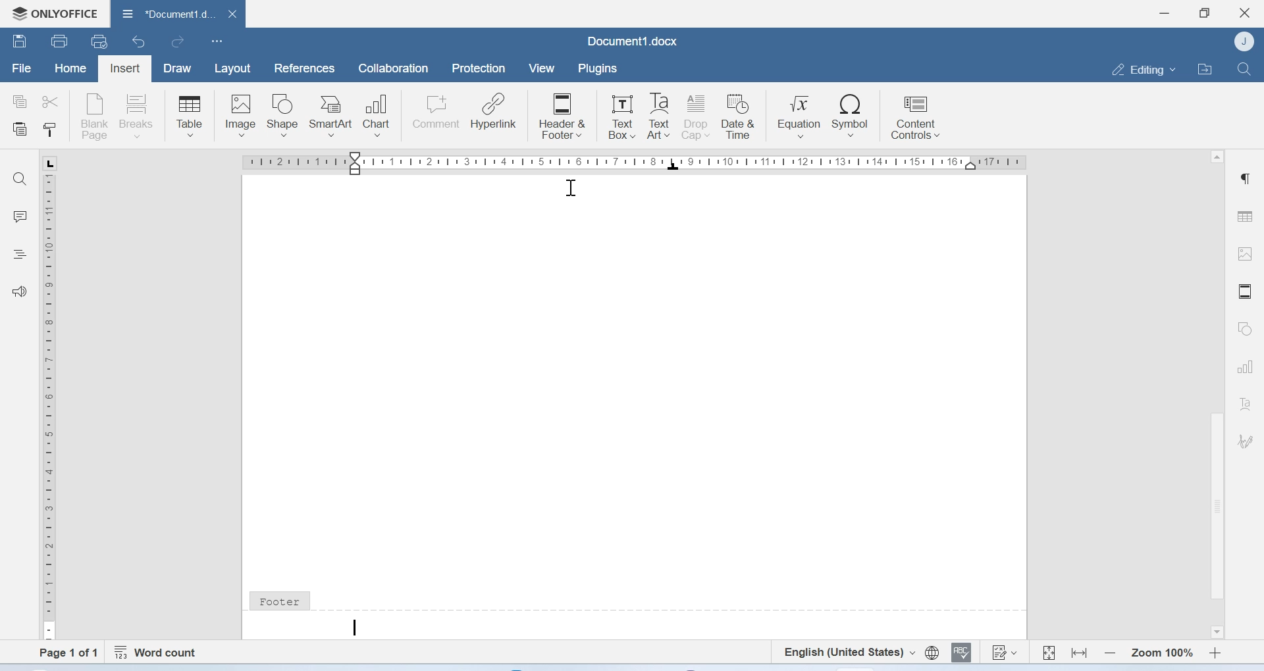 The width and height of the screenshot is (1264, 671). I want to click on Fit to width, so click(1078, 651).